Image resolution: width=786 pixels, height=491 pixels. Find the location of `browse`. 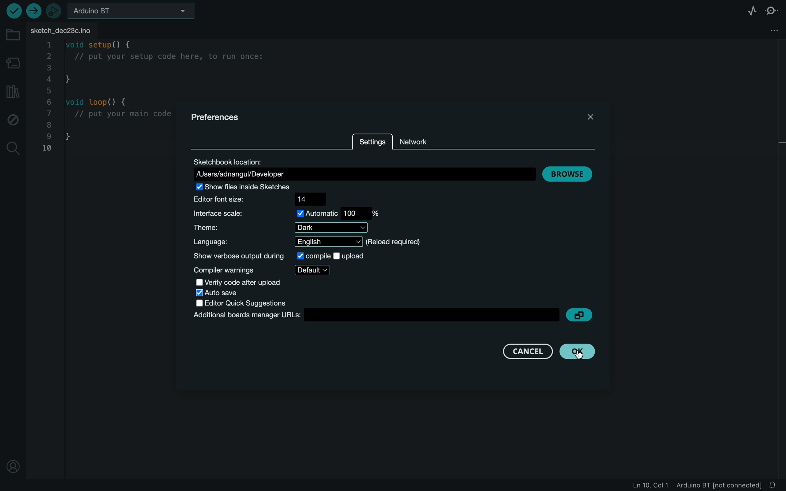

browse is located at coordinates (567, 174).